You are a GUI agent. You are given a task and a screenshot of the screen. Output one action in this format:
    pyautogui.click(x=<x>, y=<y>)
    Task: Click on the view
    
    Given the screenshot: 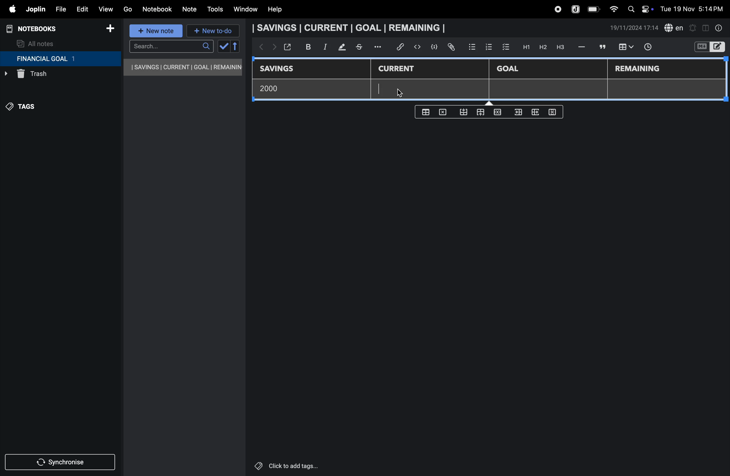 What is the action you would take?
    pyautogui.click(x=105, y=8)
    